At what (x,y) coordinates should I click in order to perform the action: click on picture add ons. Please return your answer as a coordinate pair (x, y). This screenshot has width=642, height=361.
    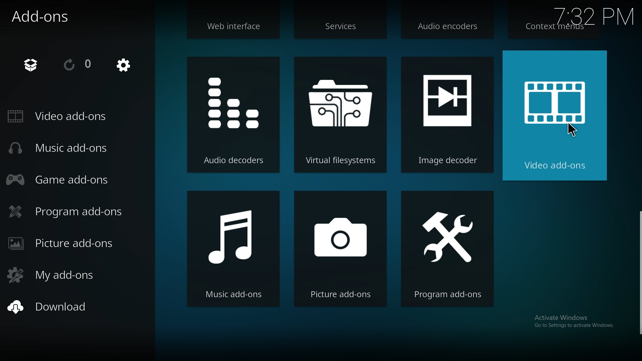
    Looking at the image, I should click on (70, 243).